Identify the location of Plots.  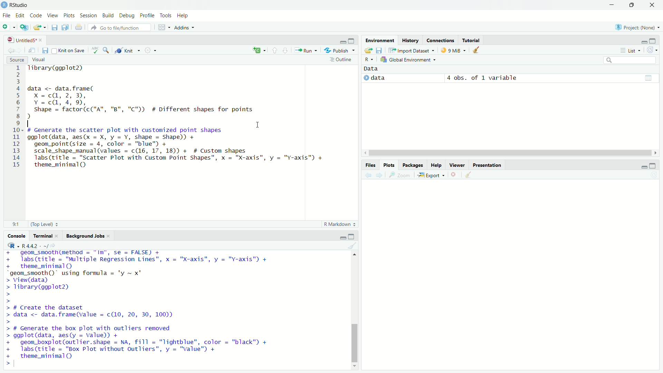
(69, 15).